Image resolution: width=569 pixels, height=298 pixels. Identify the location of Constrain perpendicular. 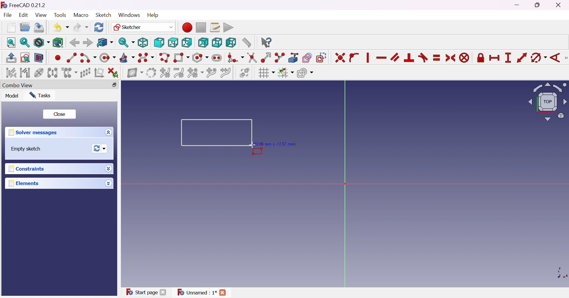
(410, 58).